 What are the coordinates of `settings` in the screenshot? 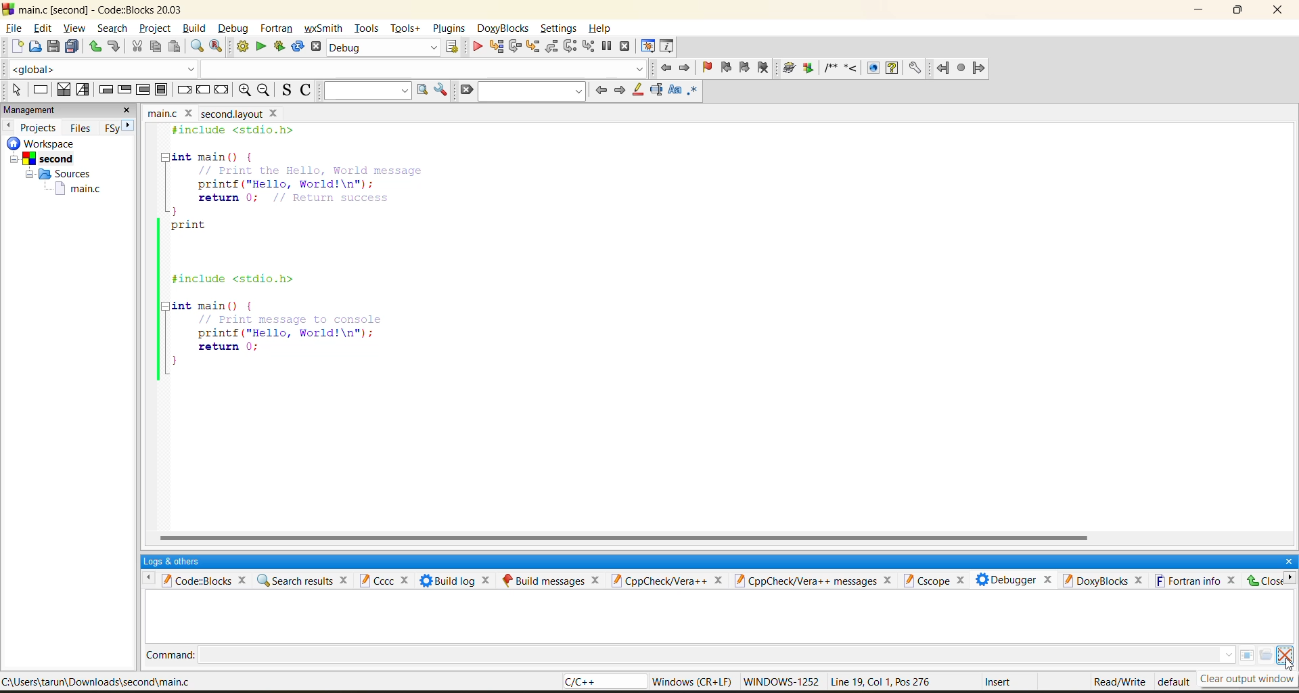 It's located at (558, 28).